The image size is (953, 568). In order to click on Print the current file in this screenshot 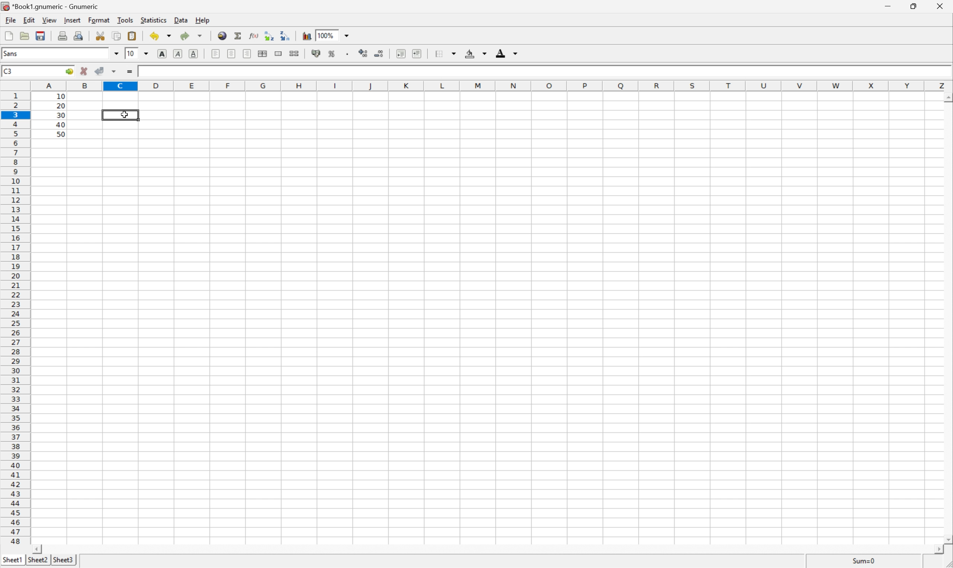, I will do `click(62, 36)`.